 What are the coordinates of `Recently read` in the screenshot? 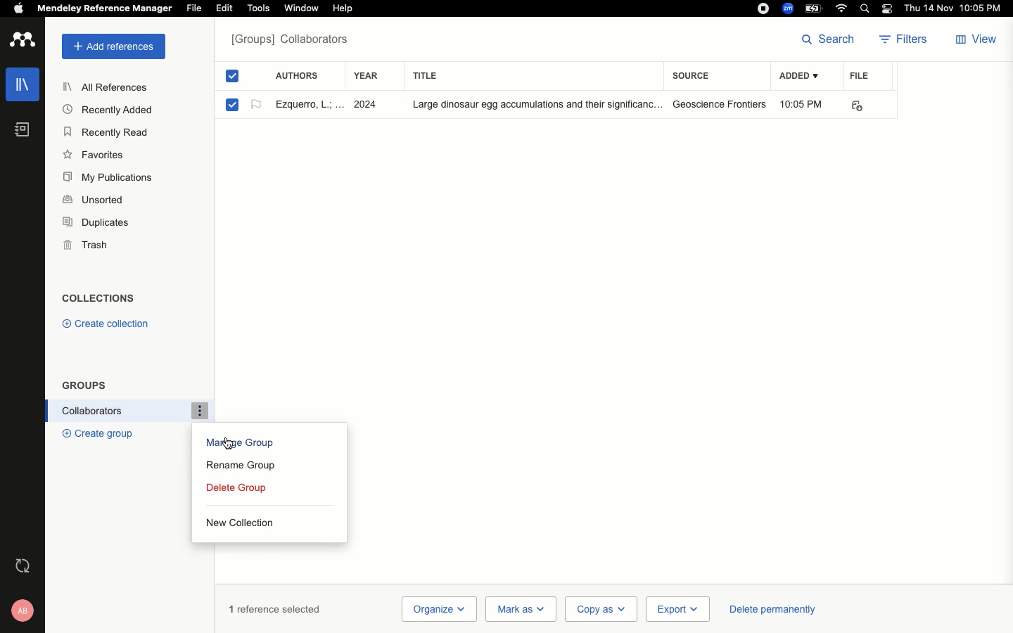 It's located at (106, 133).